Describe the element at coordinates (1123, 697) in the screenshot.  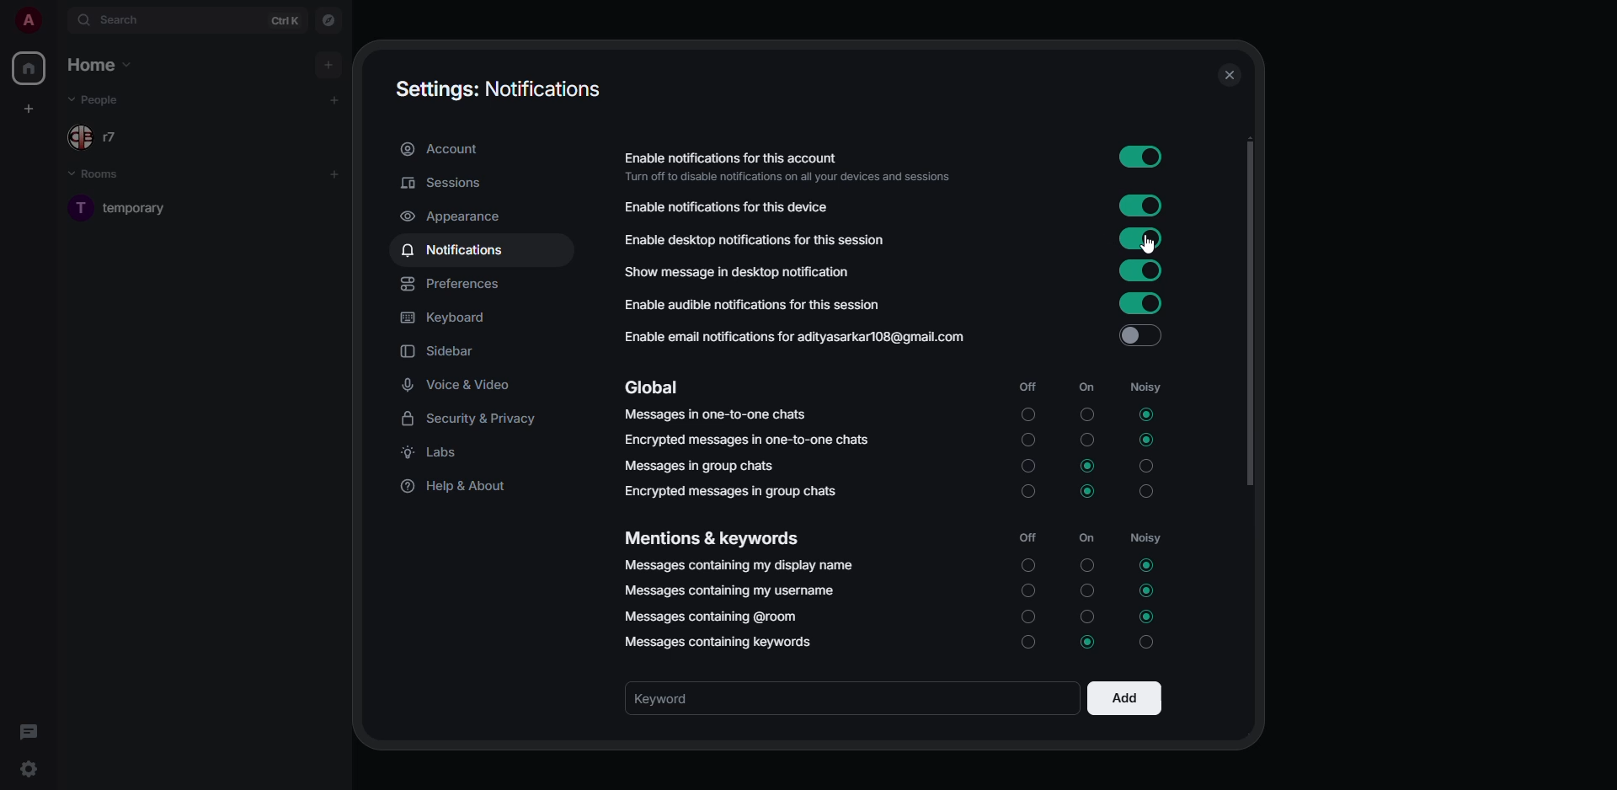
I see `add` at that location.